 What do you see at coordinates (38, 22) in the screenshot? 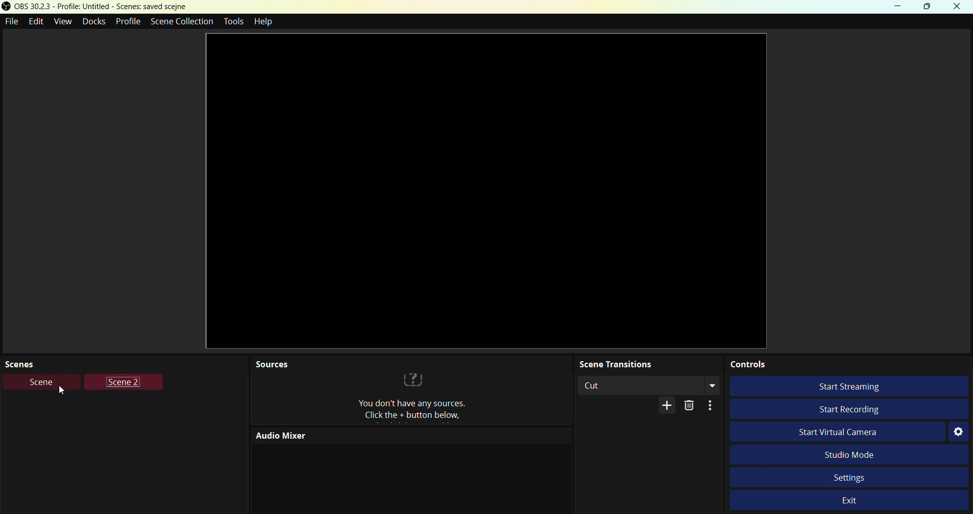
I see `Edit` at bounding box center [38, 22].